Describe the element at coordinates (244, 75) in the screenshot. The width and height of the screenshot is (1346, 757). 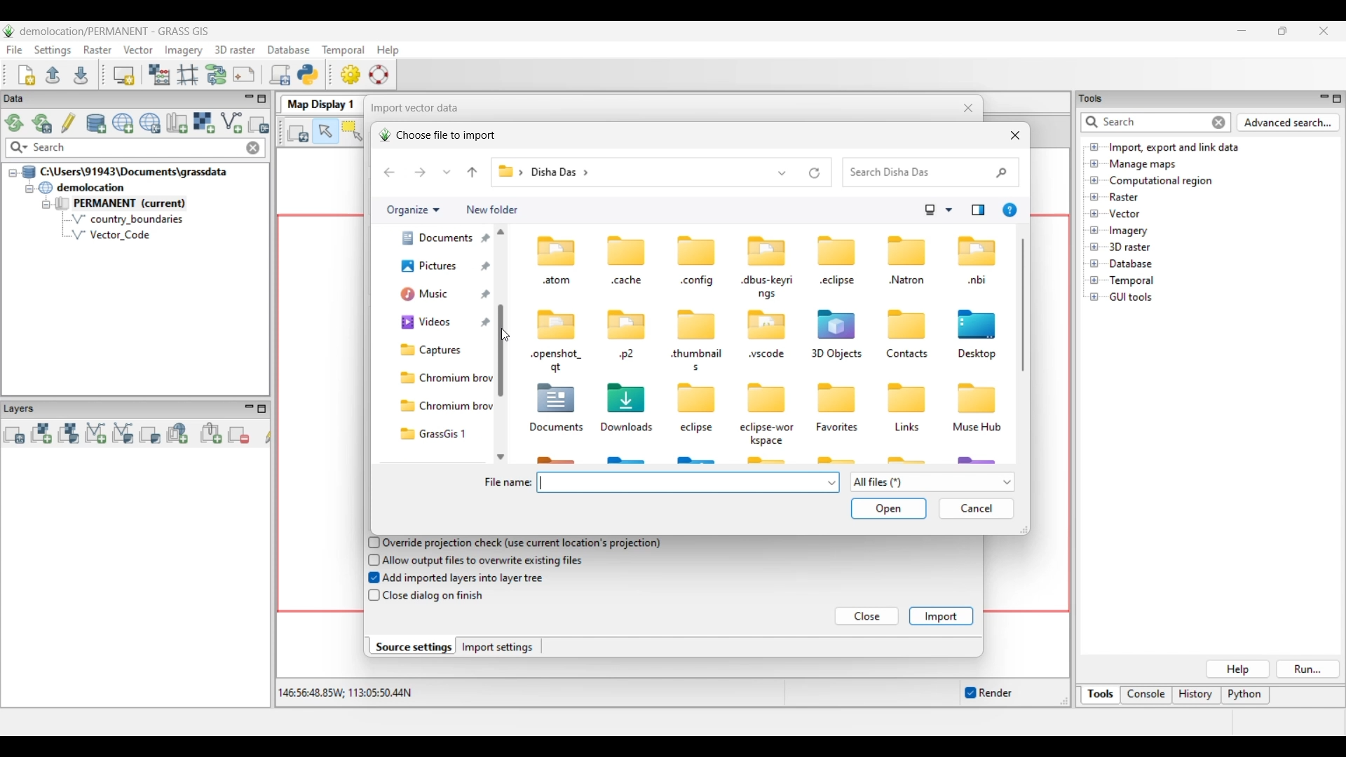
I see `Cartographic composer` at that location.